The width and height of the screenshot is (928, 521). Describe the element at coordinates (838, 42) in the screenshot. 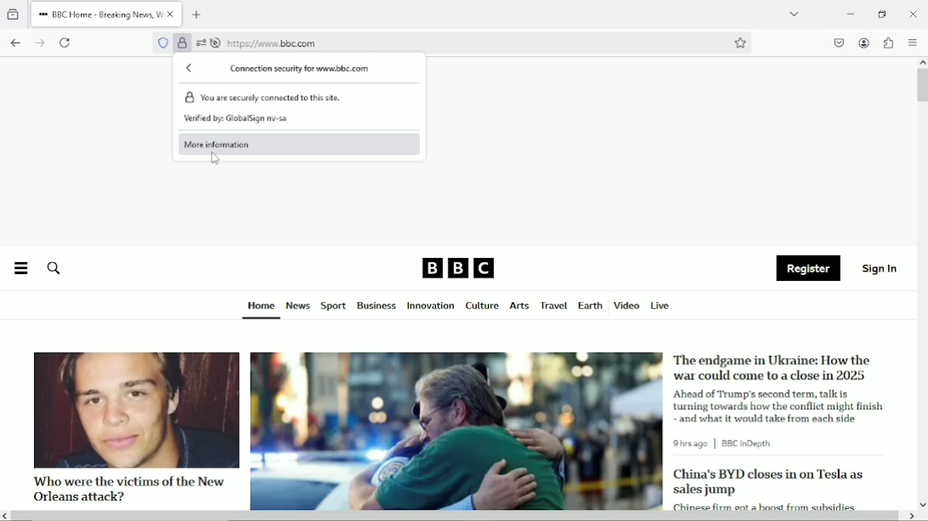

I see `save to pocket` at that location.